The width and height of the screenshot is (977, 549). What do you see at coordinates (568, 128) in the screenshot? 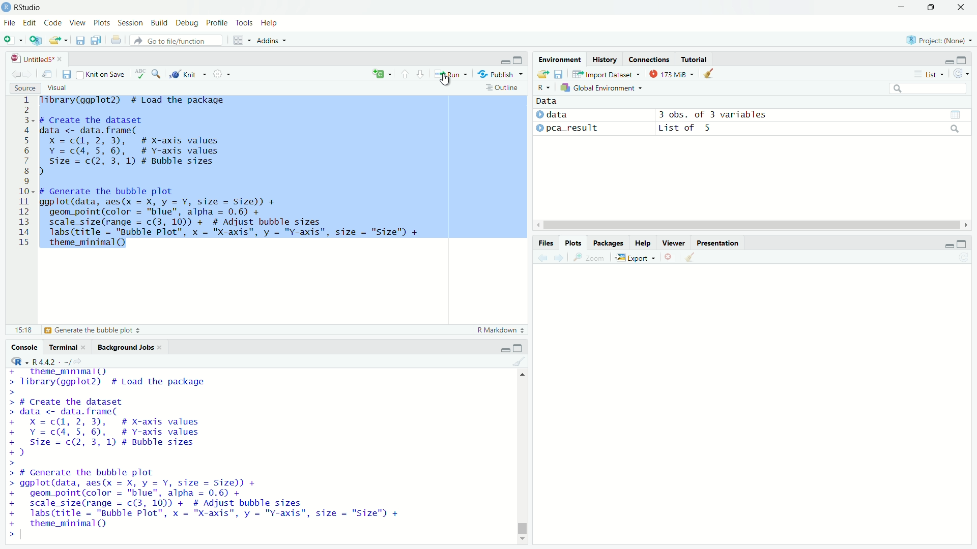
I see `data 2 : pca_result` at bounding box center [568, 128].